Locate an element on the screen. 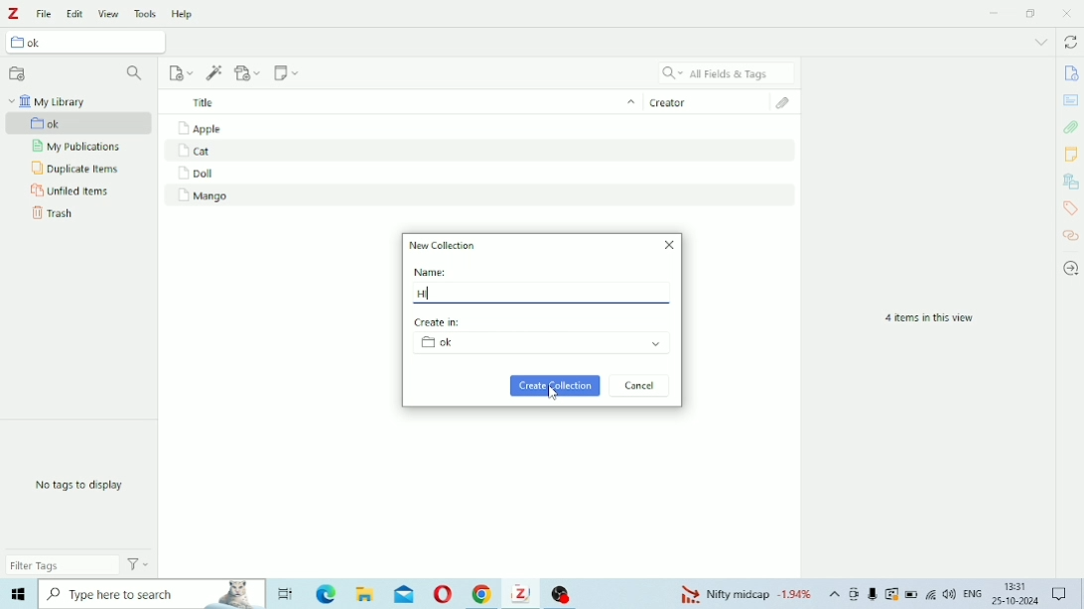 Image resolution: width=1084 pixels, height=609 pixels. Sync is located at coordinates (1070, 42).